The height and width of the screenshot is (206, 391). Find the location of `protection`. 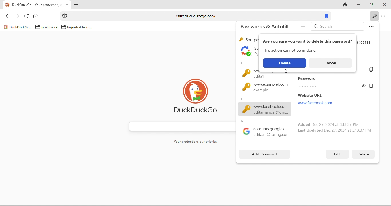

protection is located at coordinates (64, 16).